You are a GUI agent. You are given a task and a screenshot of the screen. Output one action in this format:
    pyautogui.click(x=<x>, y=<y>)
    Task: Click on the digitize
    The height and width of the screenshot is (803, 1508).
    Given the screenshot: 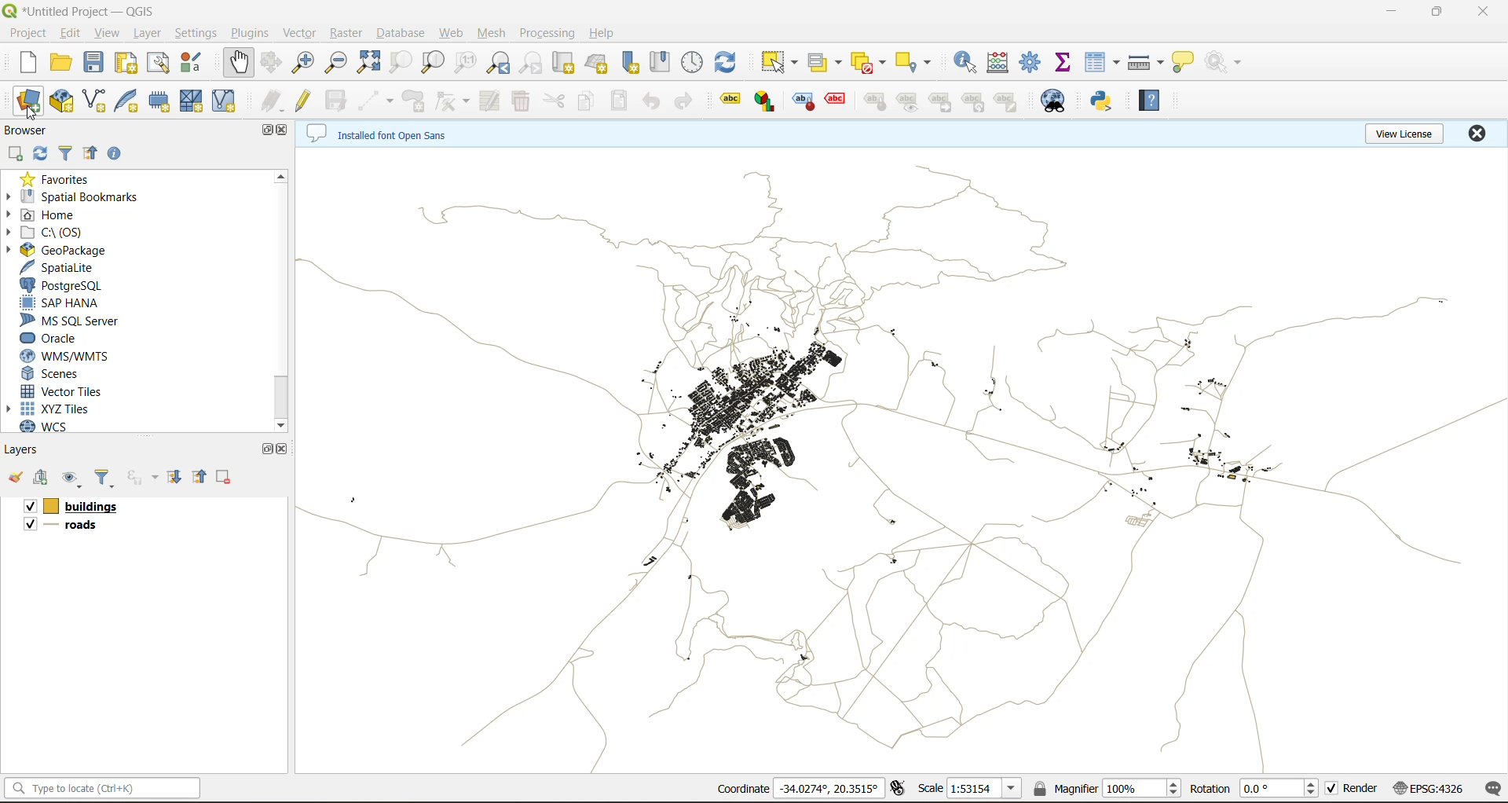 What is the action you would take?
    pyautogui.click(x=376, y=102)
    